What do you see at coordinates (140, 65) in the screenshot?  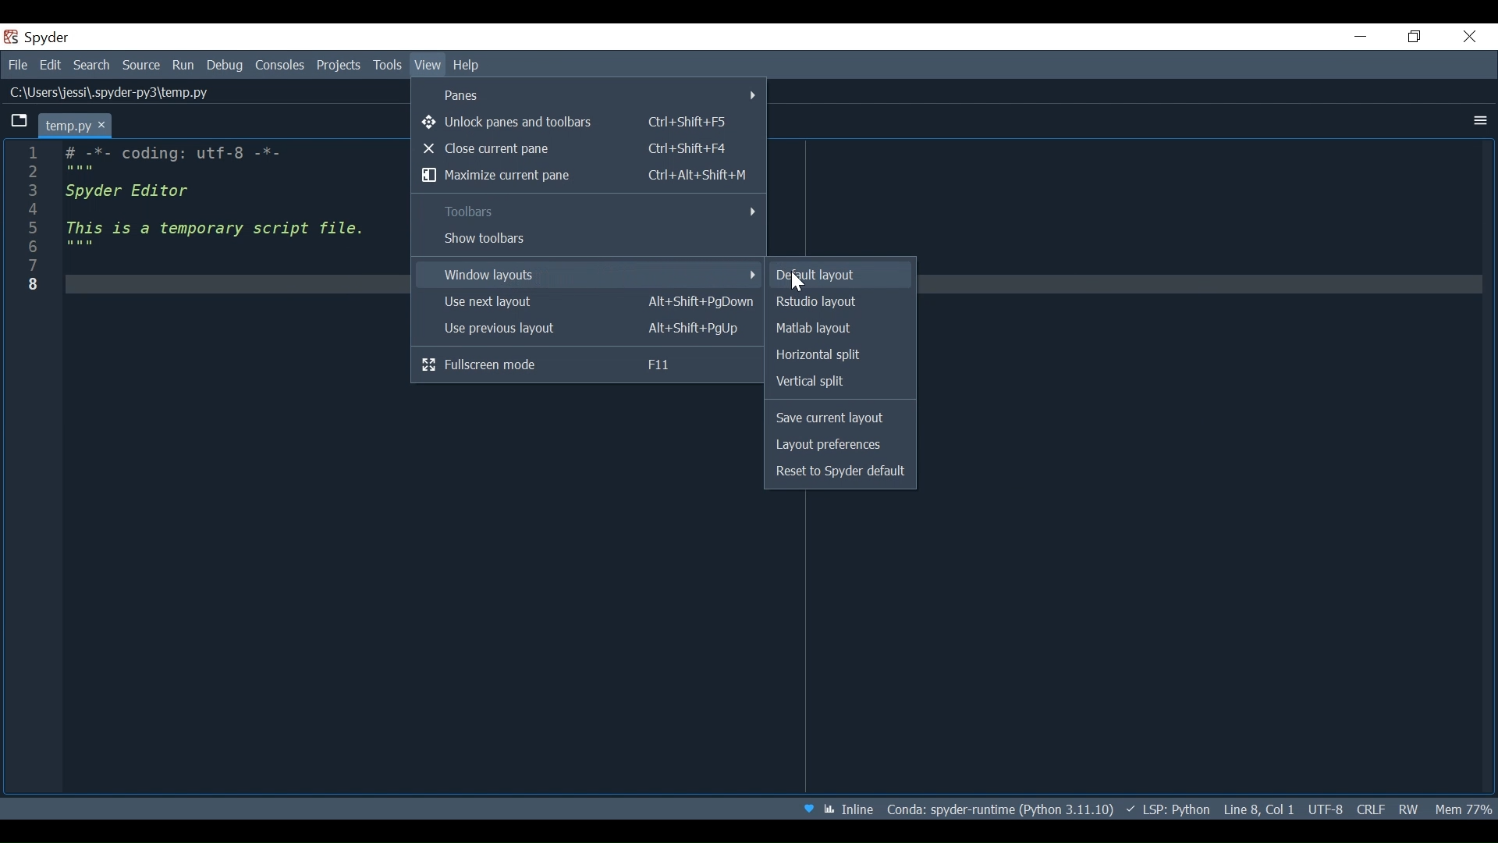 I see `Source` at bounding box center [140, 65].